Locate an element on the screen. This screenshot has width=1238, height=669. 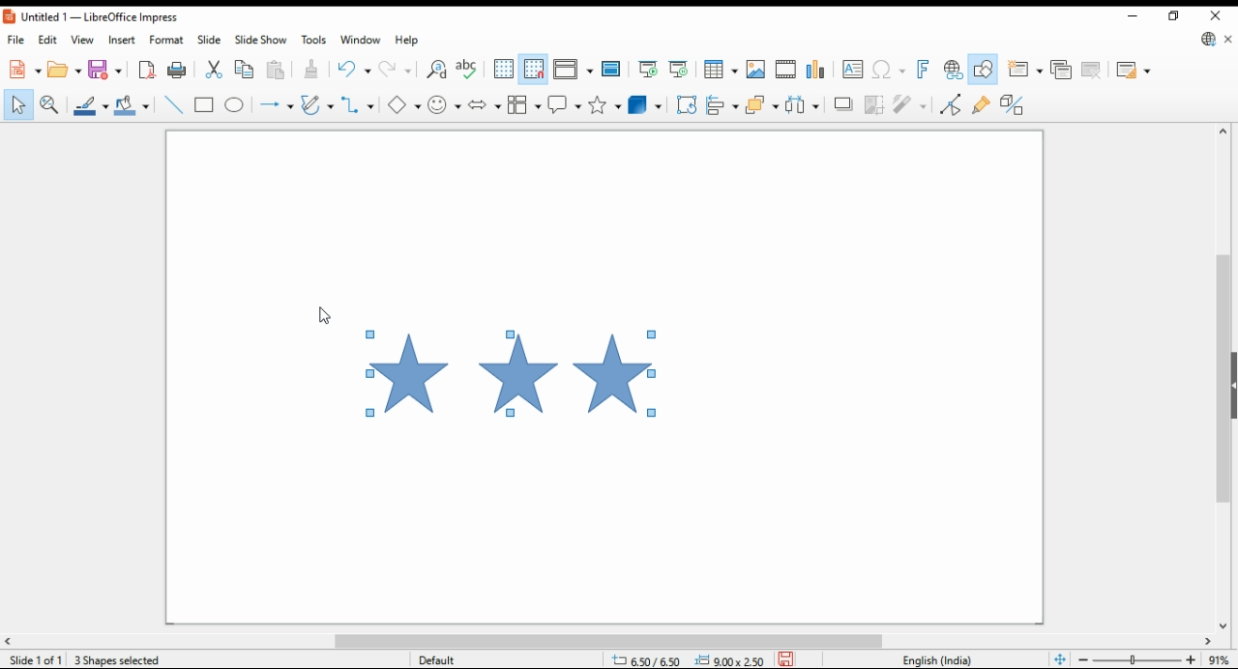
insert is located at coordinates (121, 40).